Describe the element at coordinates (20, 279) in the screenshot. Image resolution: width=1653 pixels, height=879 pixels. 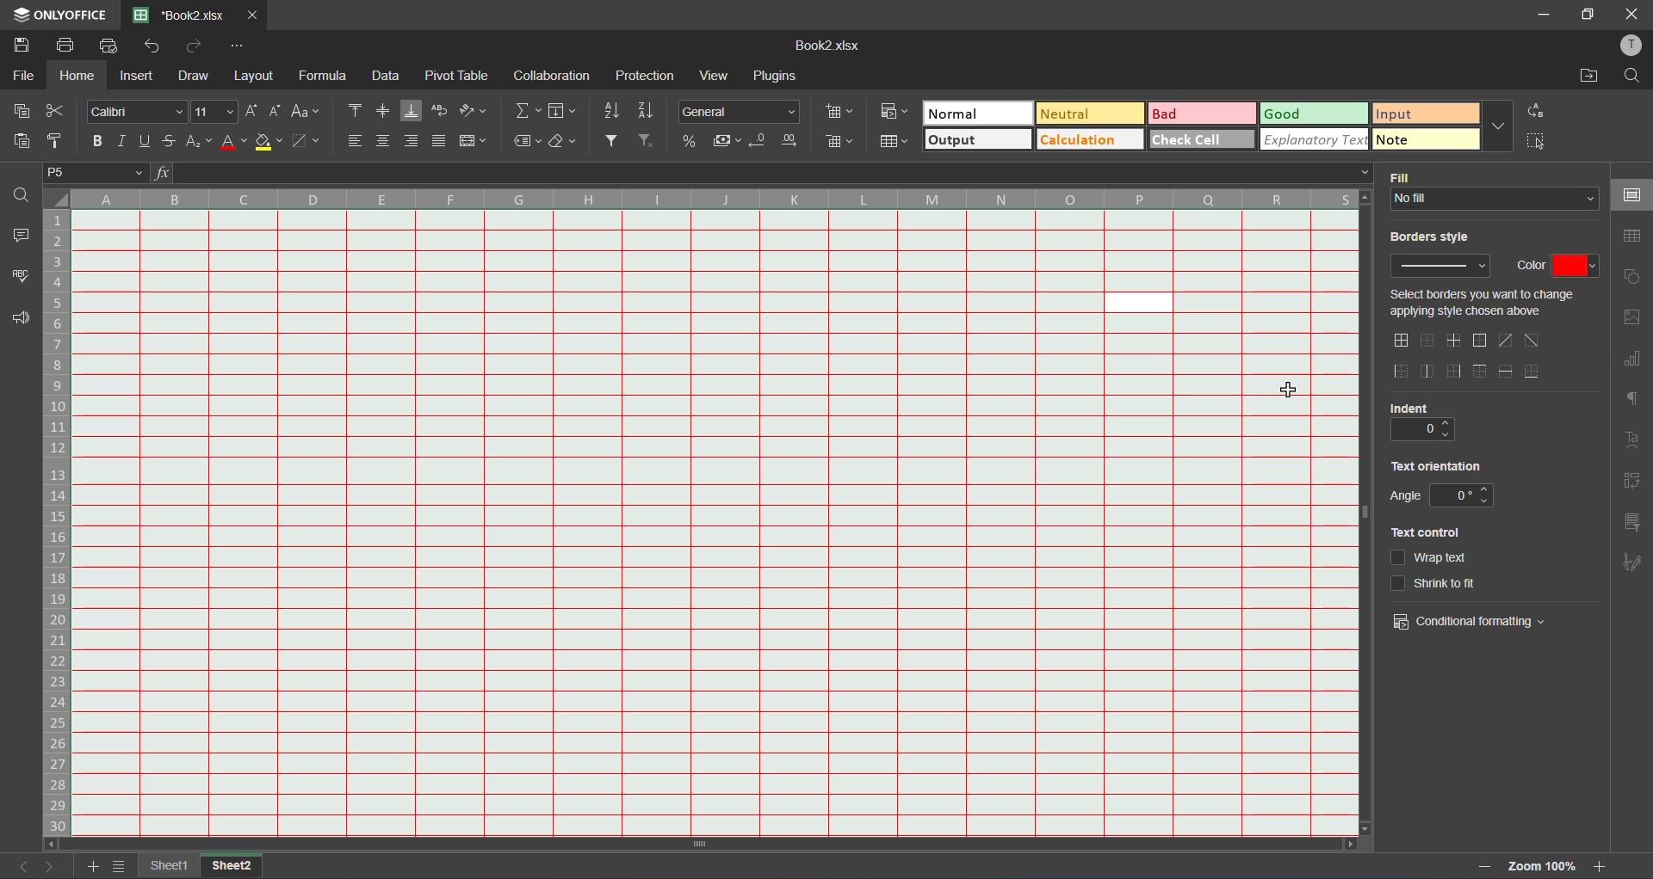
I see `spellcheck` at that location.